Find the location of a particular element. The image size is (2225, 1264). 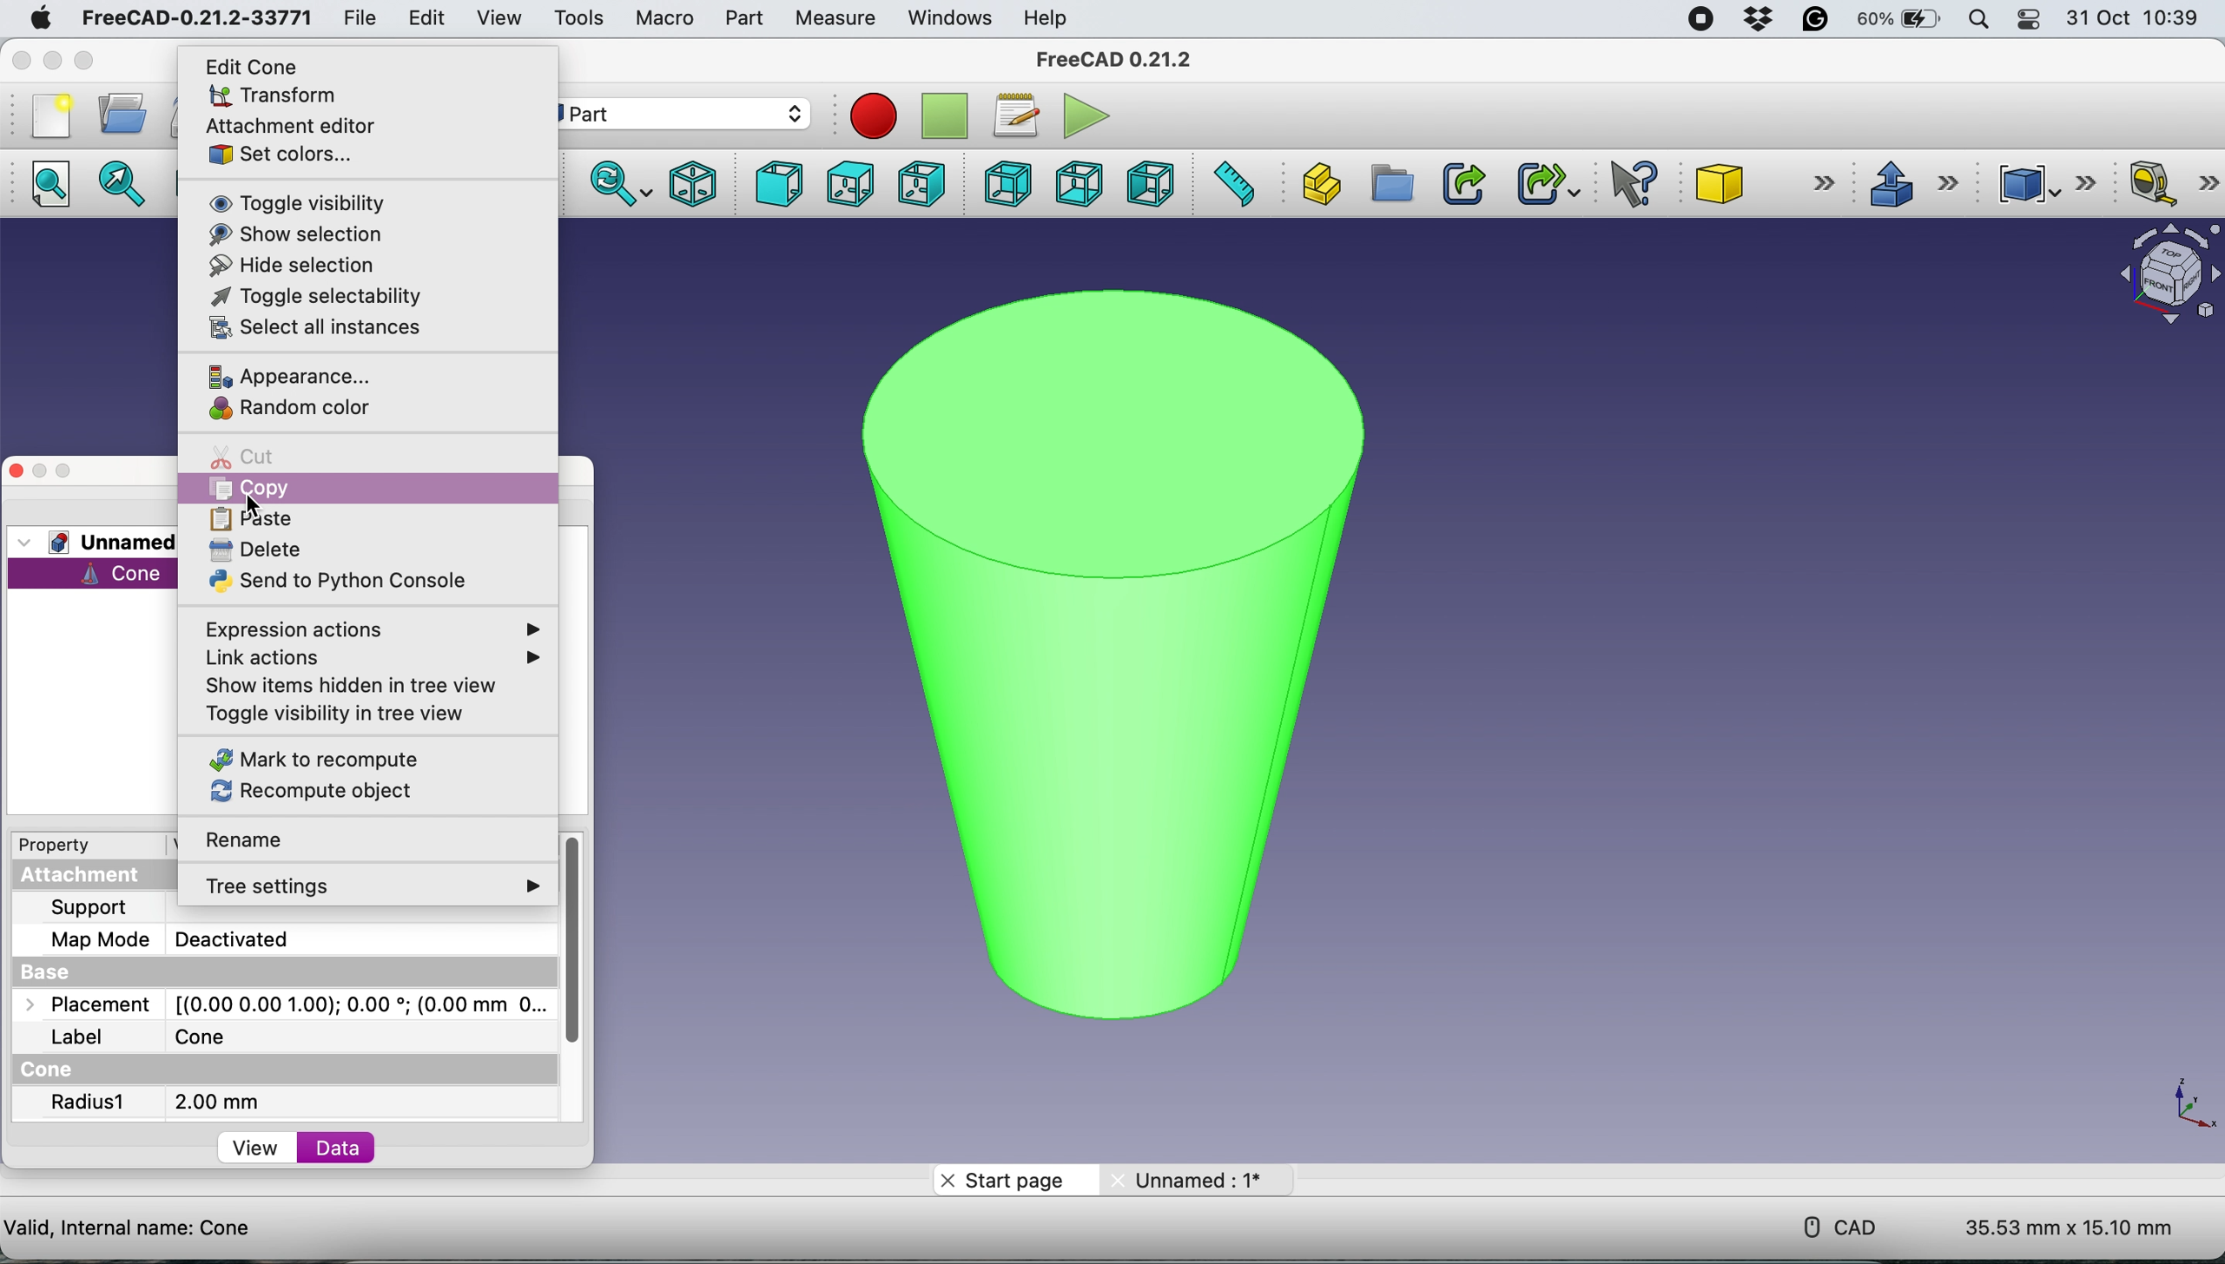

attachment is located at coordinates (102, 876).